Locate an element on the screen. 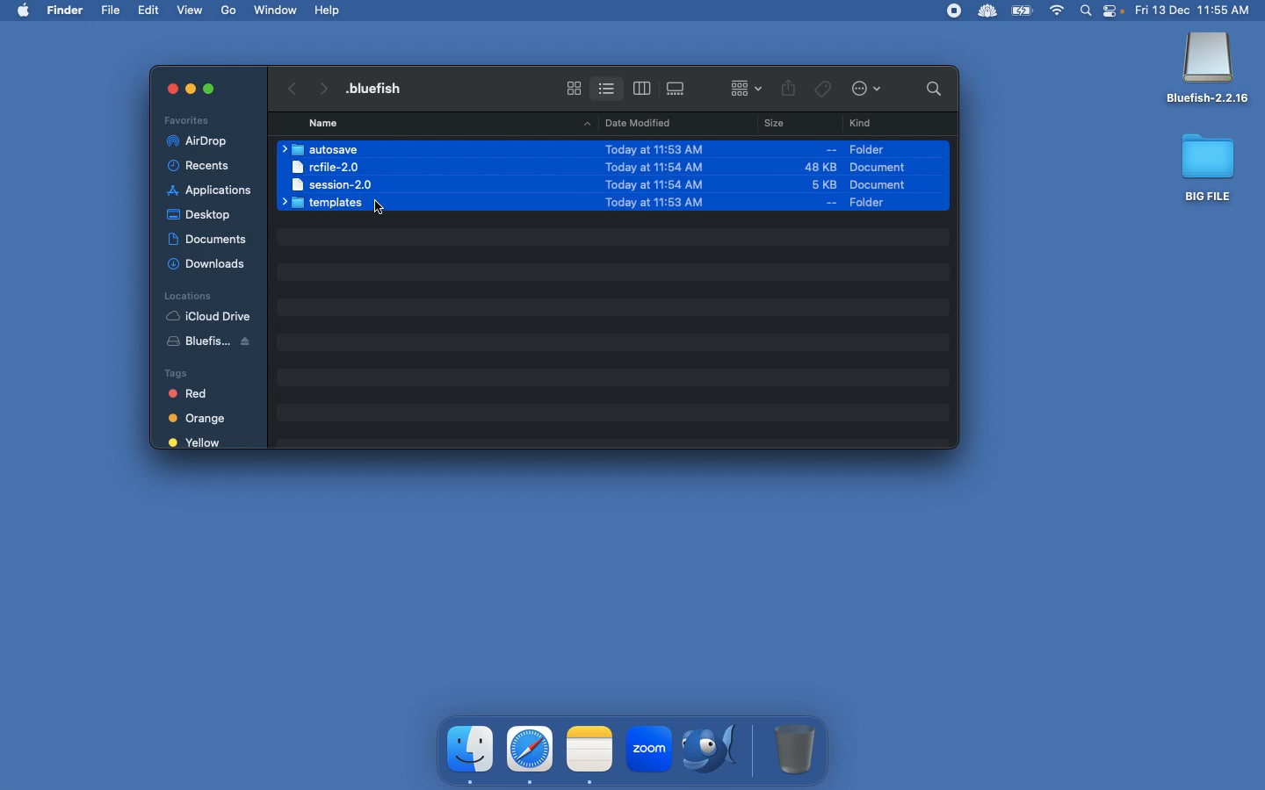  Notification is located at coordinates (1115, 12).